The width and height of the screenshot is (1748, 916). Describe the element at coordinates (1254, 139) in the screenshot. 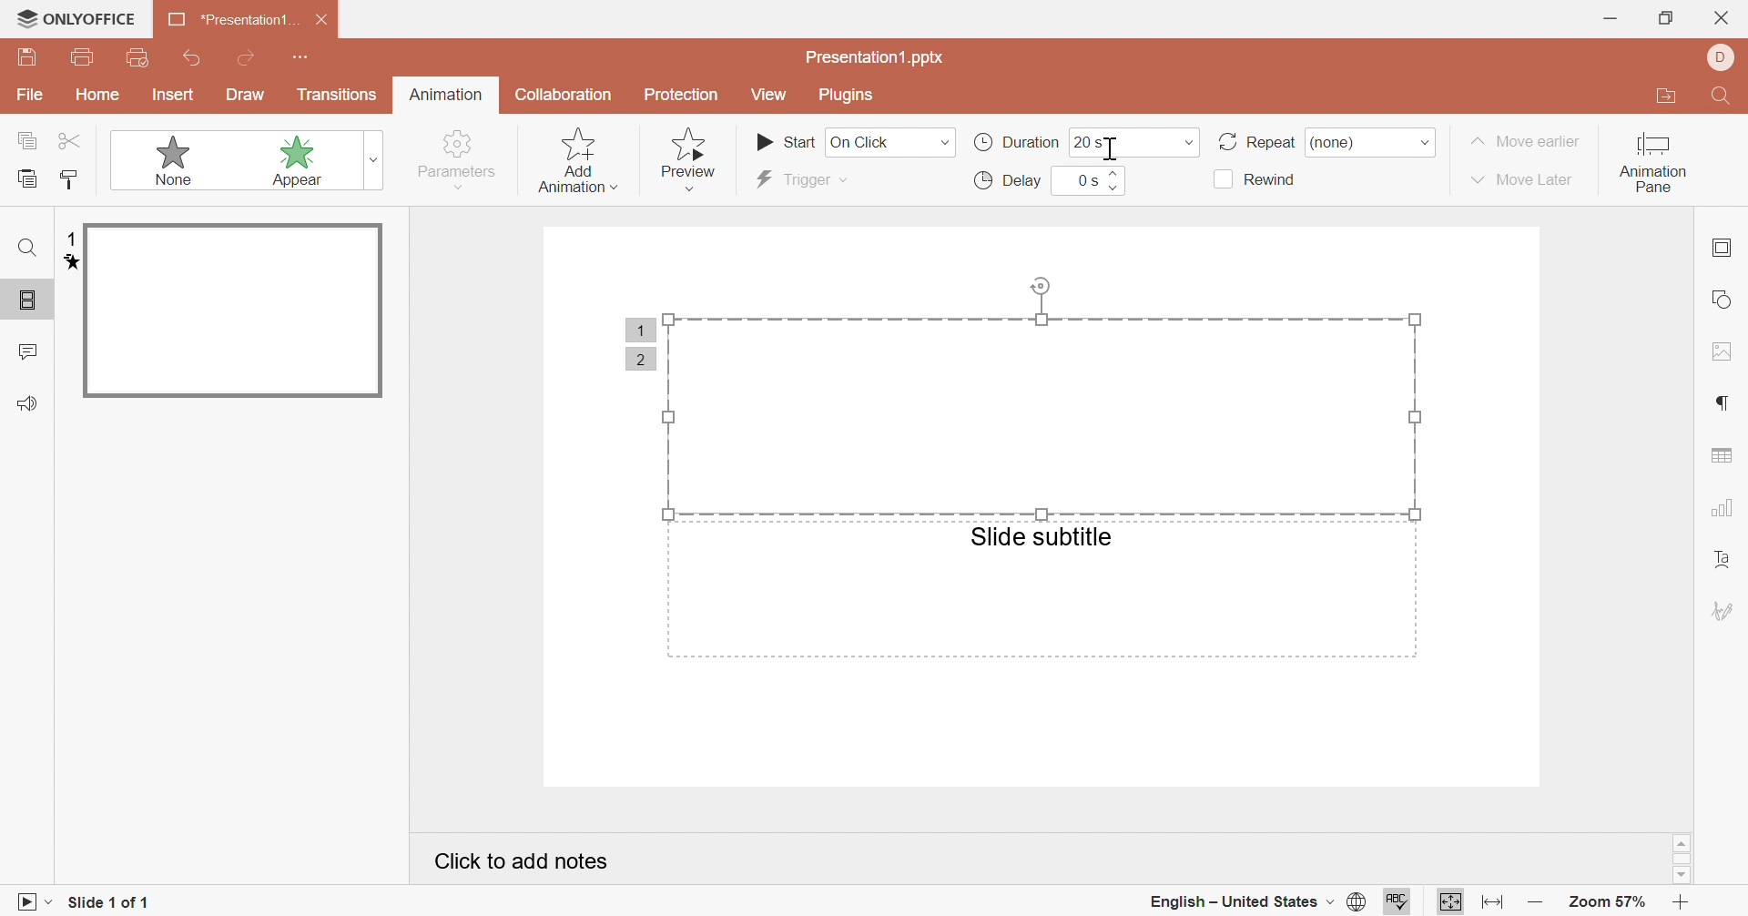

I see `repeat` at that location.